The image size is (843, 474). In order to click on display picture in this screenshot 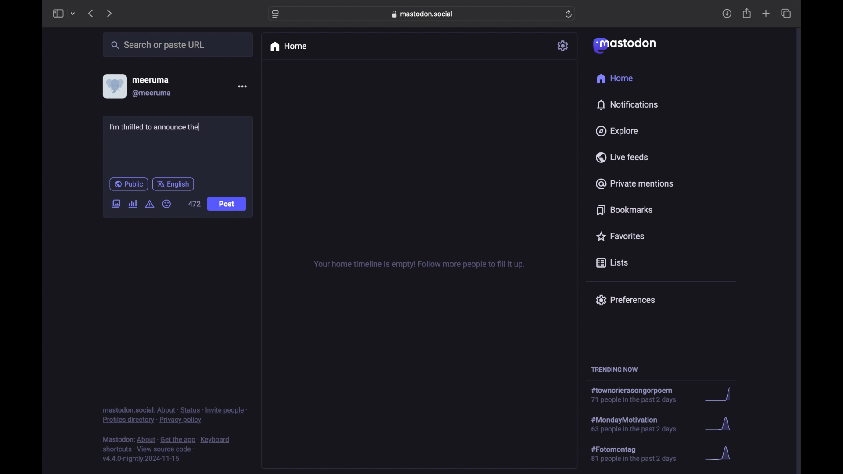, I will do `click(114, 86)`.